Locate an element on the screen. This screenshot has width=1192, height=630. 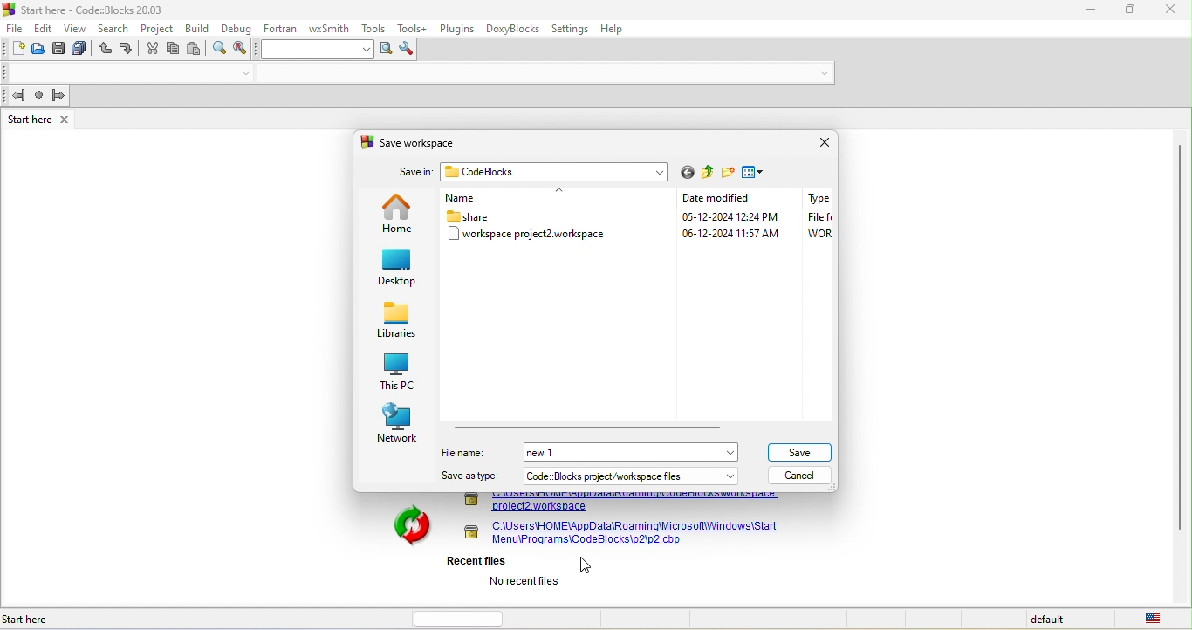
build is located at coordinates (197, 28).